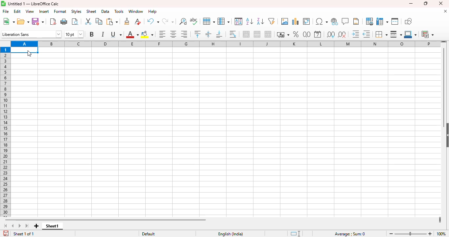 Image resolution: width=449 pixels, height=237 pixels. What do you see at coordinates (345, 21) in the screenshot?
I see `insert comment` at bounding box center [345, 21].